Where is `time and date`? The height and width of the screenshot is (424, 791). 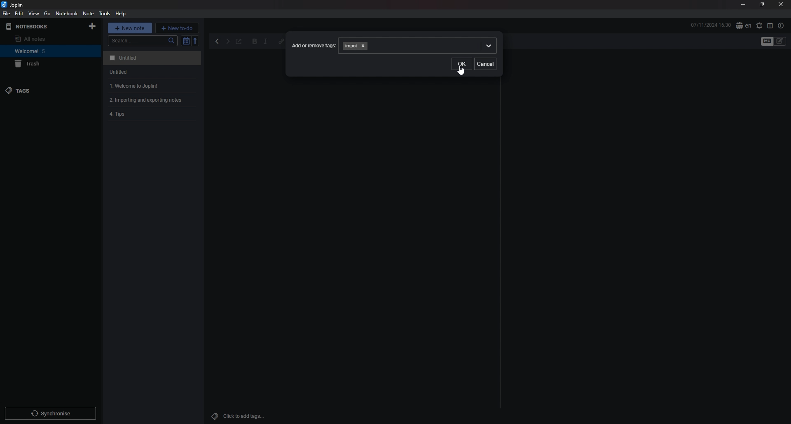
time and date is located at coordinates (711, 25).